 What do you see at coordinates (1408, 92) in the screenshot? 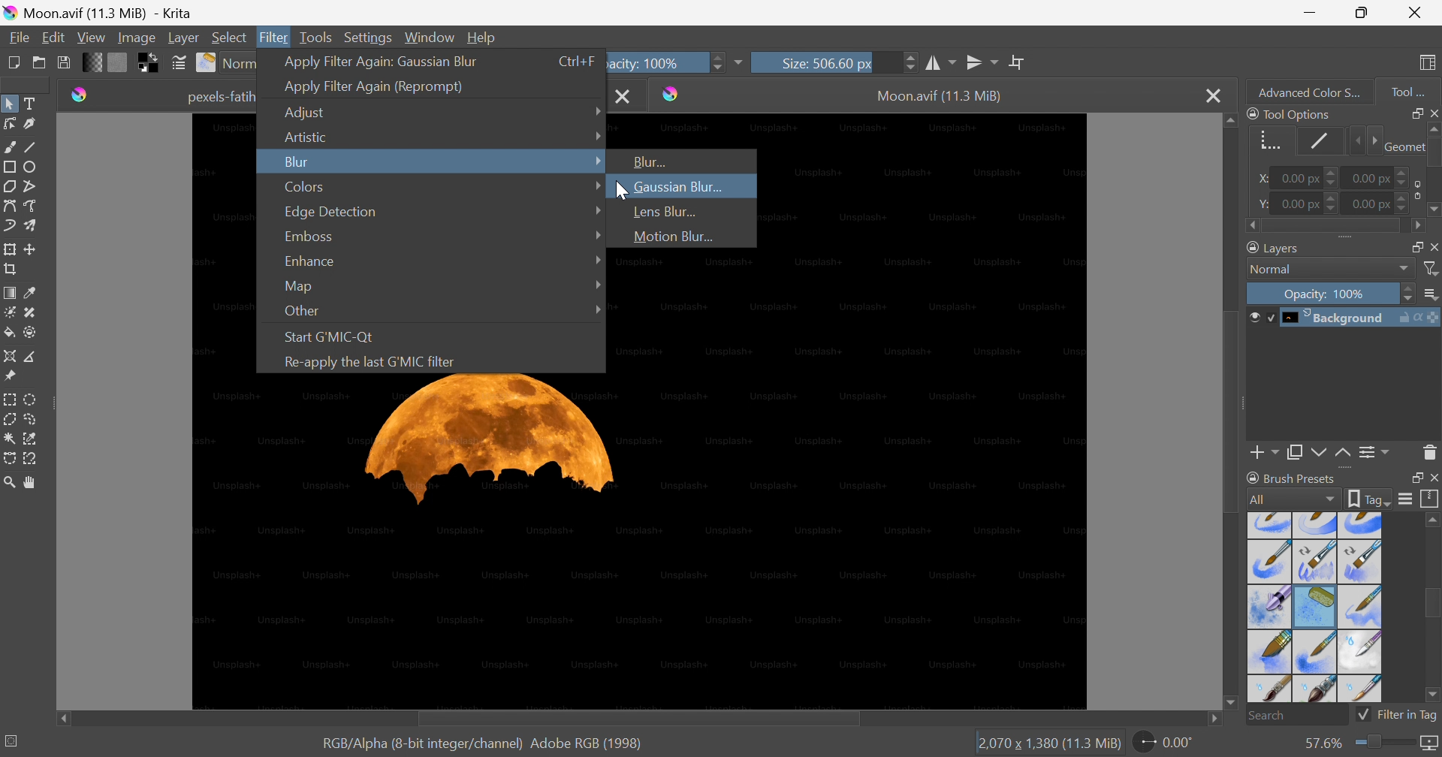
I see `Tool` at bounding box center [1408, 92].